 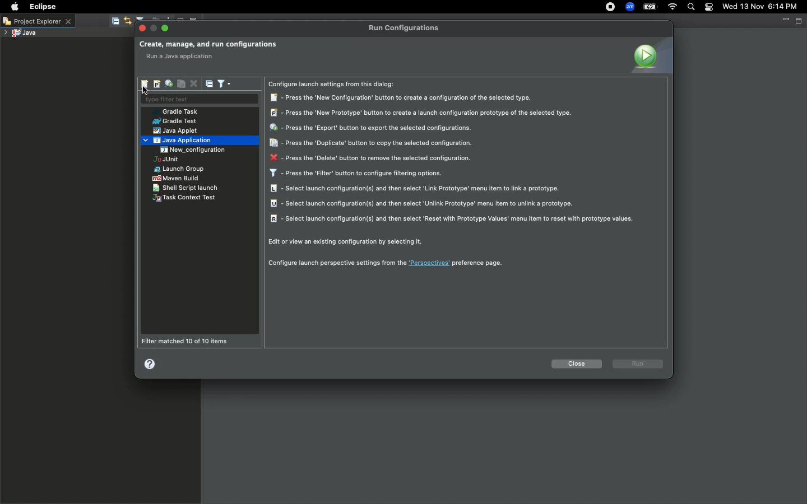 I want to click on Type filter text, so click(x=199, y=100).